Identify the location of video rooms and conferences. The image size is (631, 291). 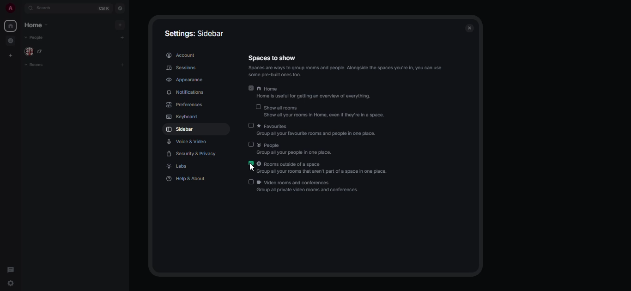
(309, 186).